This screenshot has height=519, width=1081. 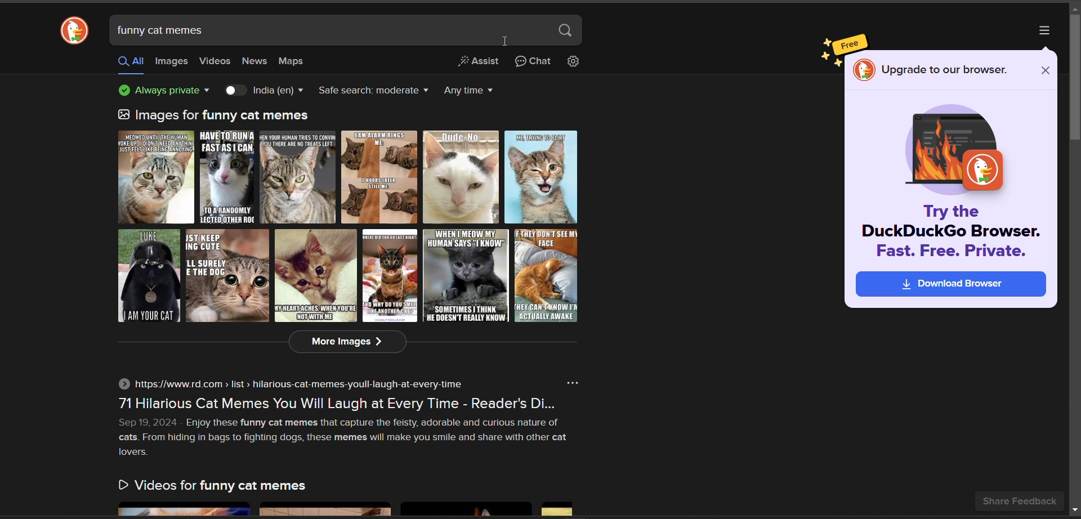 I want to click on result timeline filter, so click(x=471, y=91).